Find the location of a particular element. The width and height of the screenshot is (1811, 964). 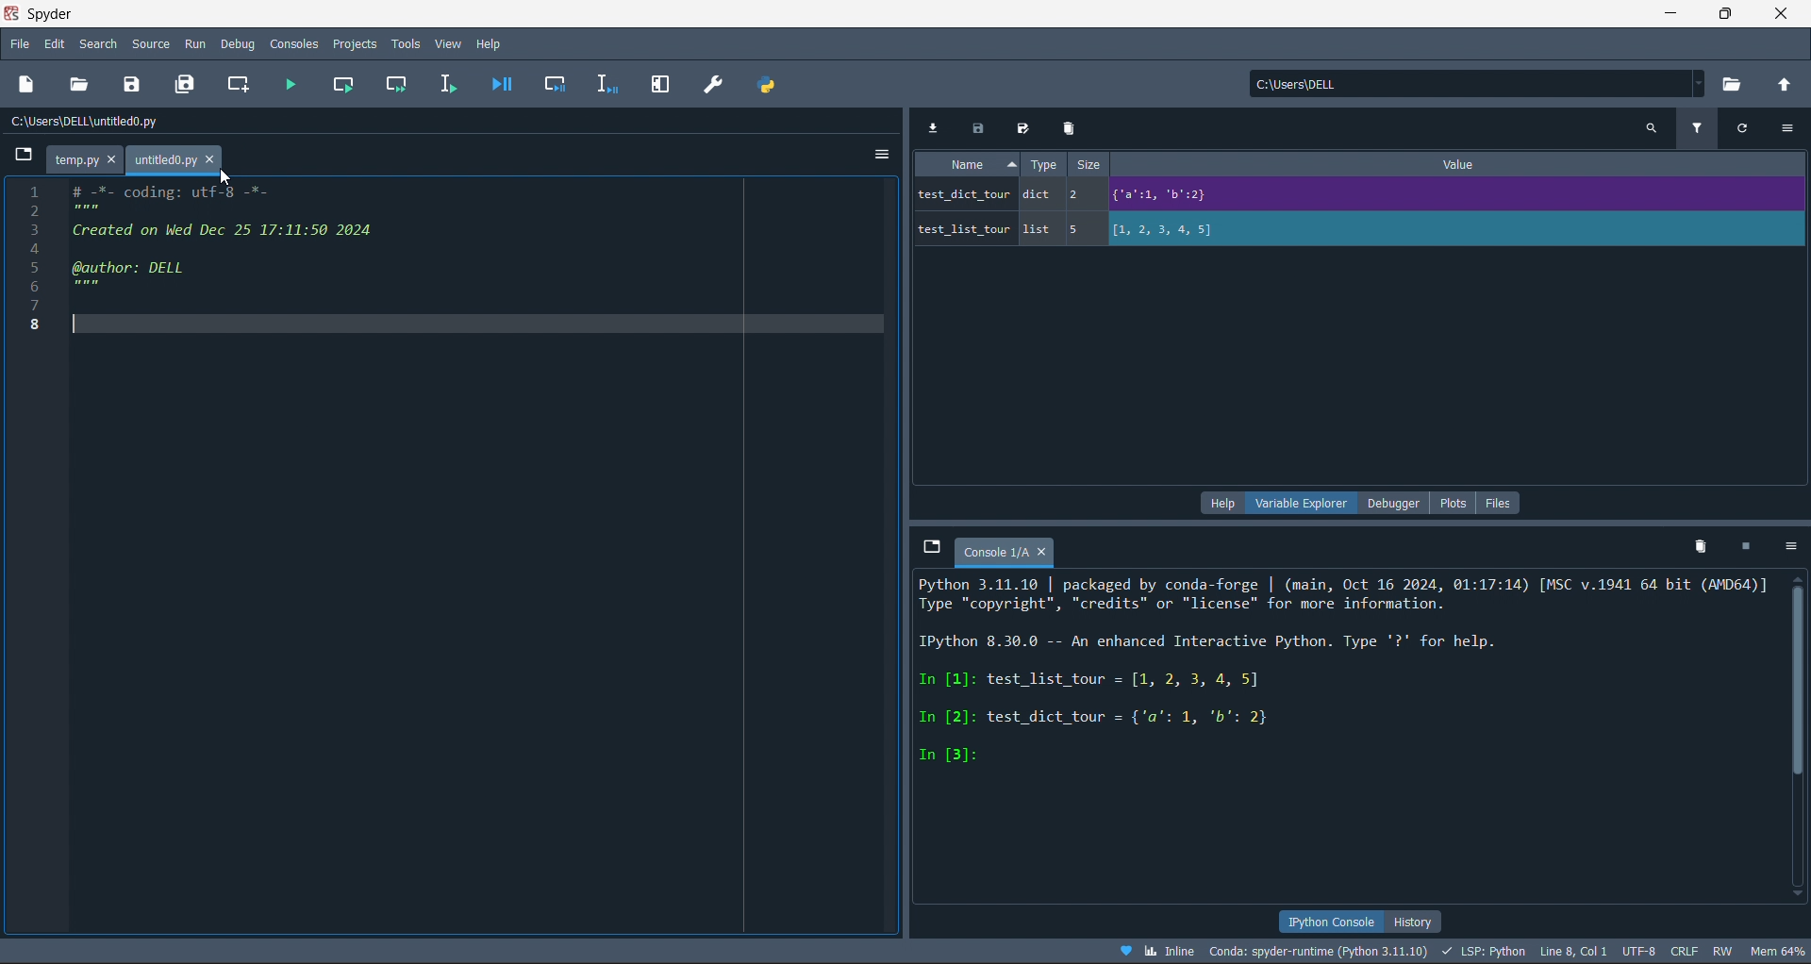

browse directory is located at coordinates (1736, 86).